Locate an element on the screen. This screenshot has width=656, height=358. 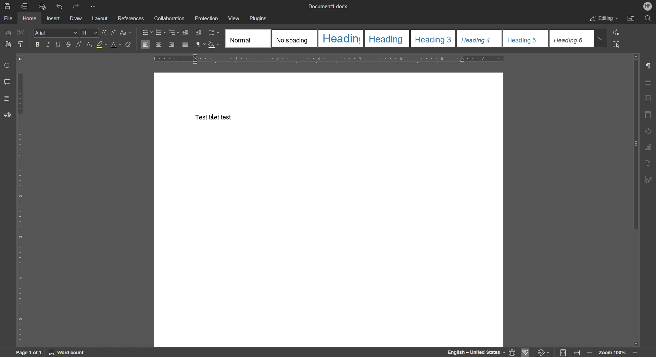
Font is located at coordinates (56, 33).